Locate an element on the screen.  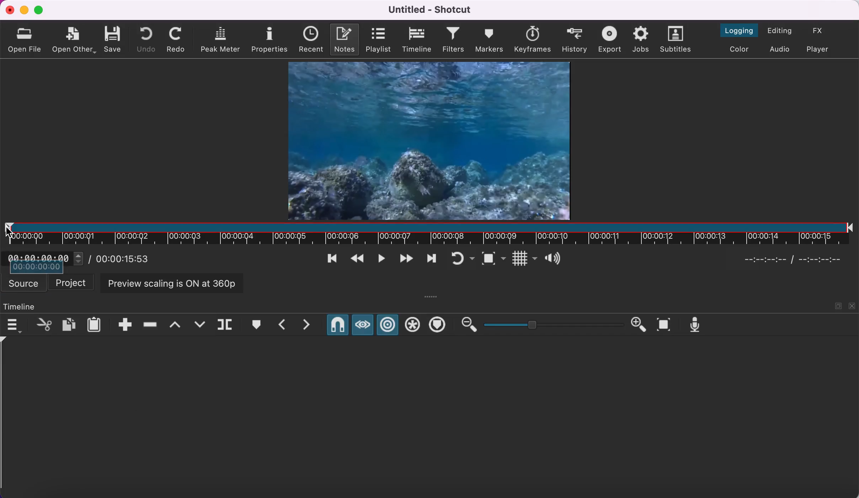
preview scaling is on at 360p is located at coordinates (172, 284).